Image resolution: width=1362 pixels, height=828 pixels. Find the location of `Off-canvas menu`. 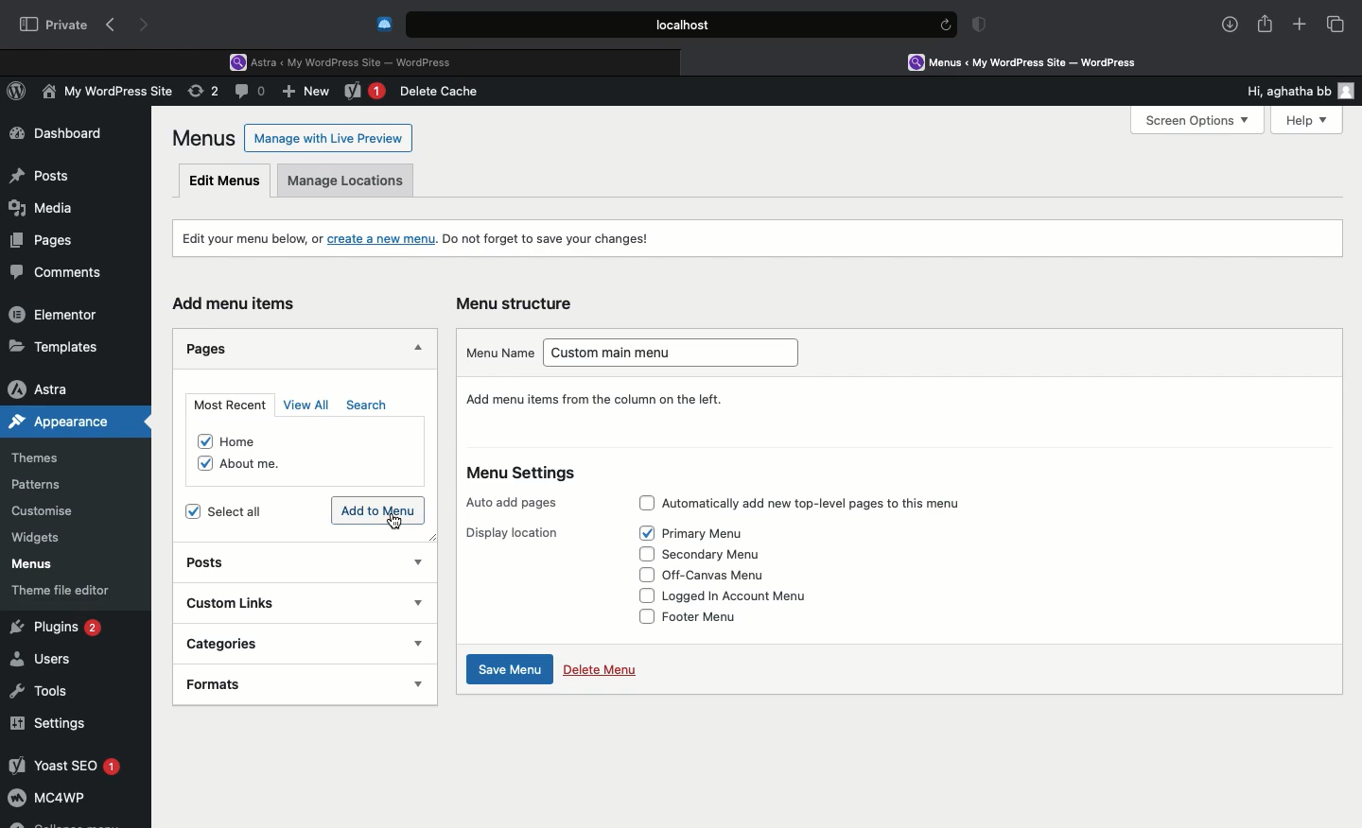

Off-canvas menu is located at coordinates (731, 573).